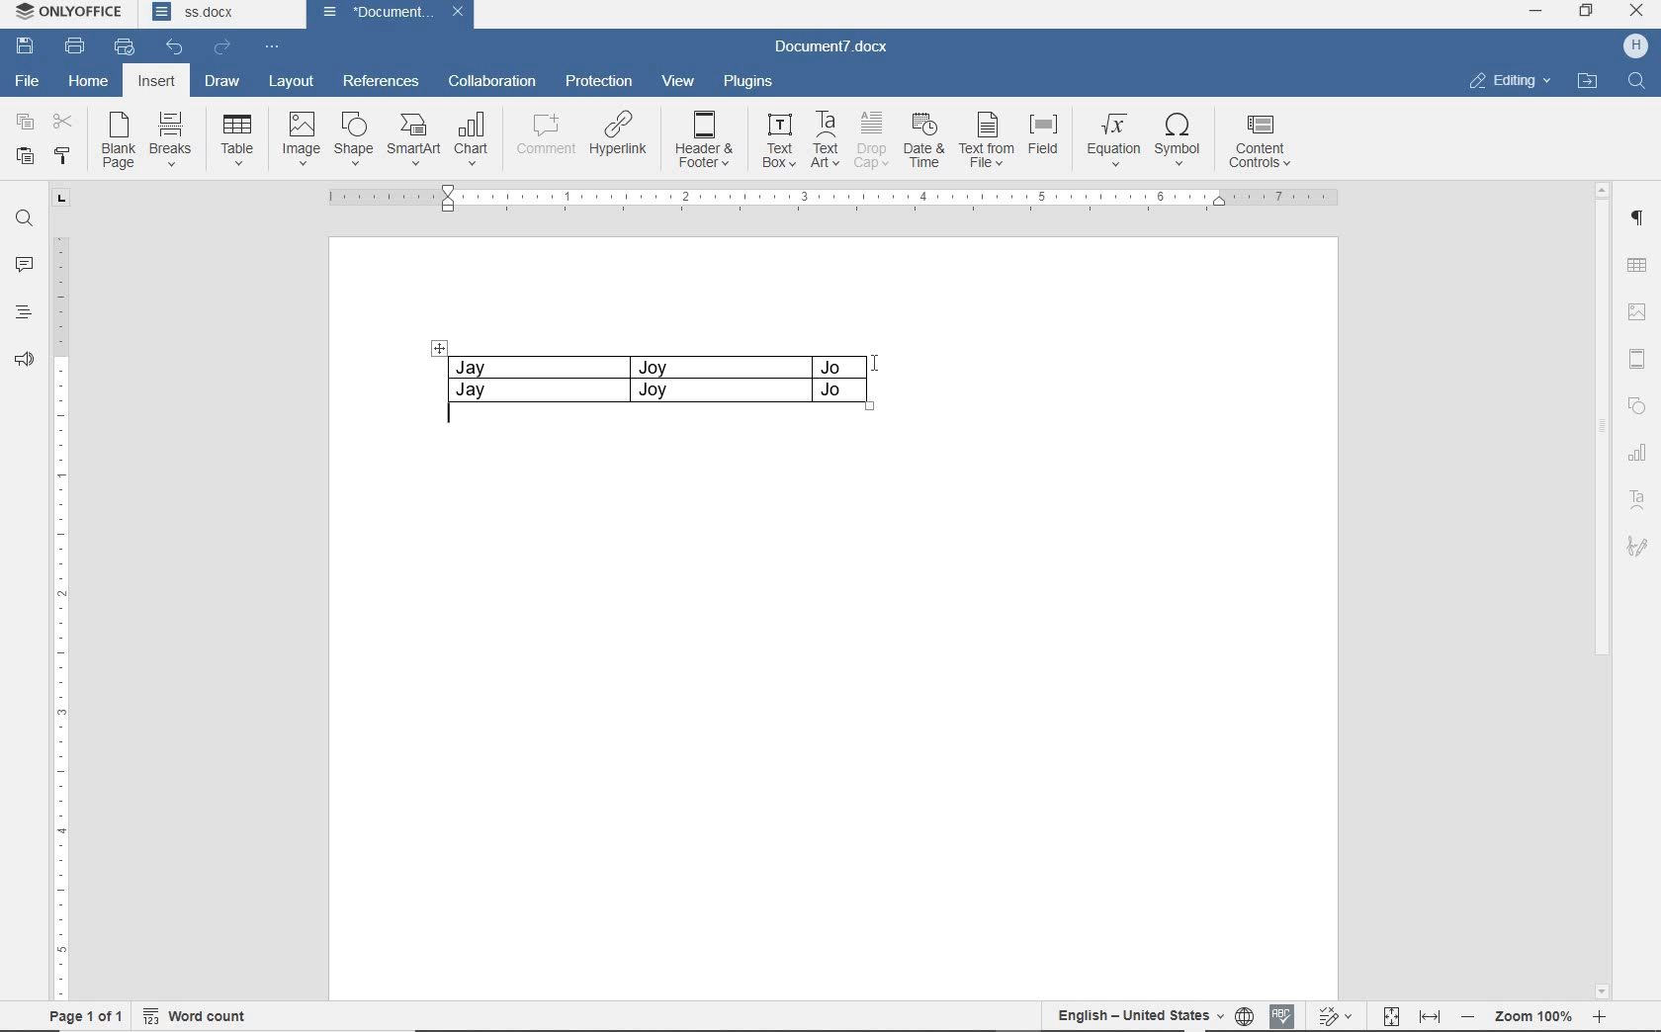 Image resolution: width=1661 pixels, height=1032 pixels. I want to click on HOME, so click(90, 80).